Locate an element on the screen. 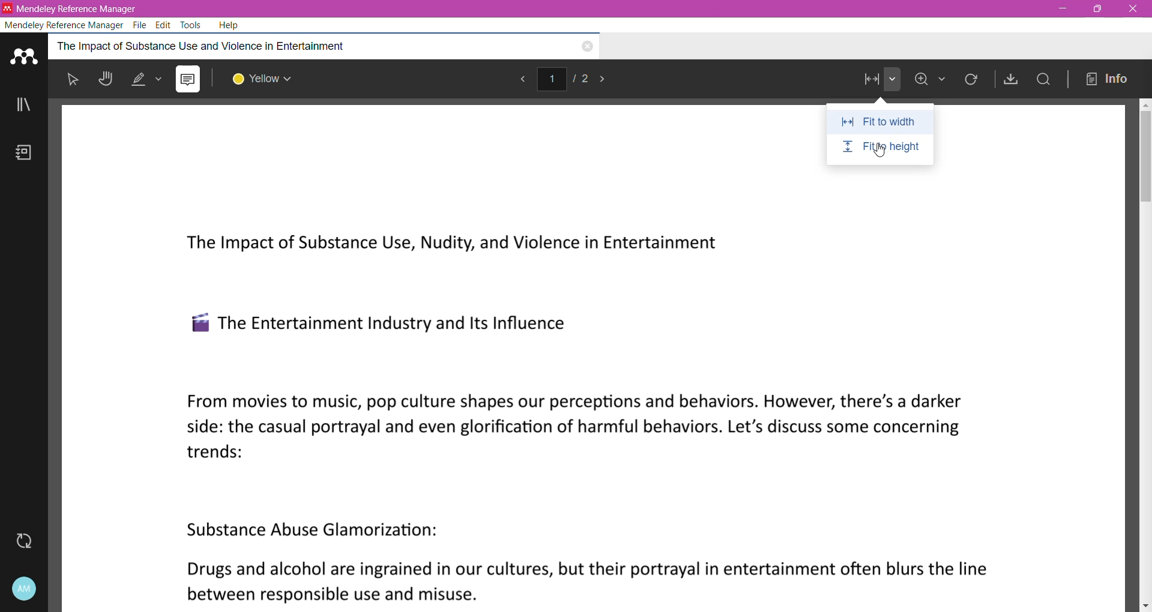 The width and height of the screenshot is (1152, 612). Set Page View Mode is located at coordinates (877, 81).